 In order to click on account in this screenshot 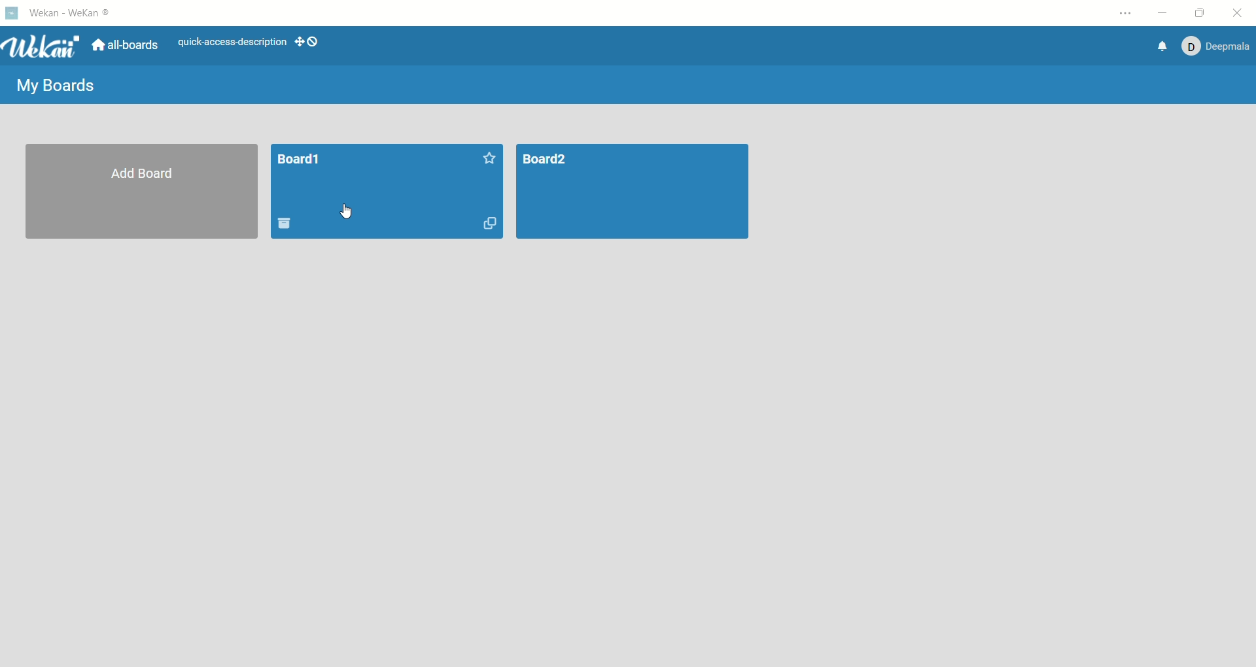, I will do `click(1215, 48)`.